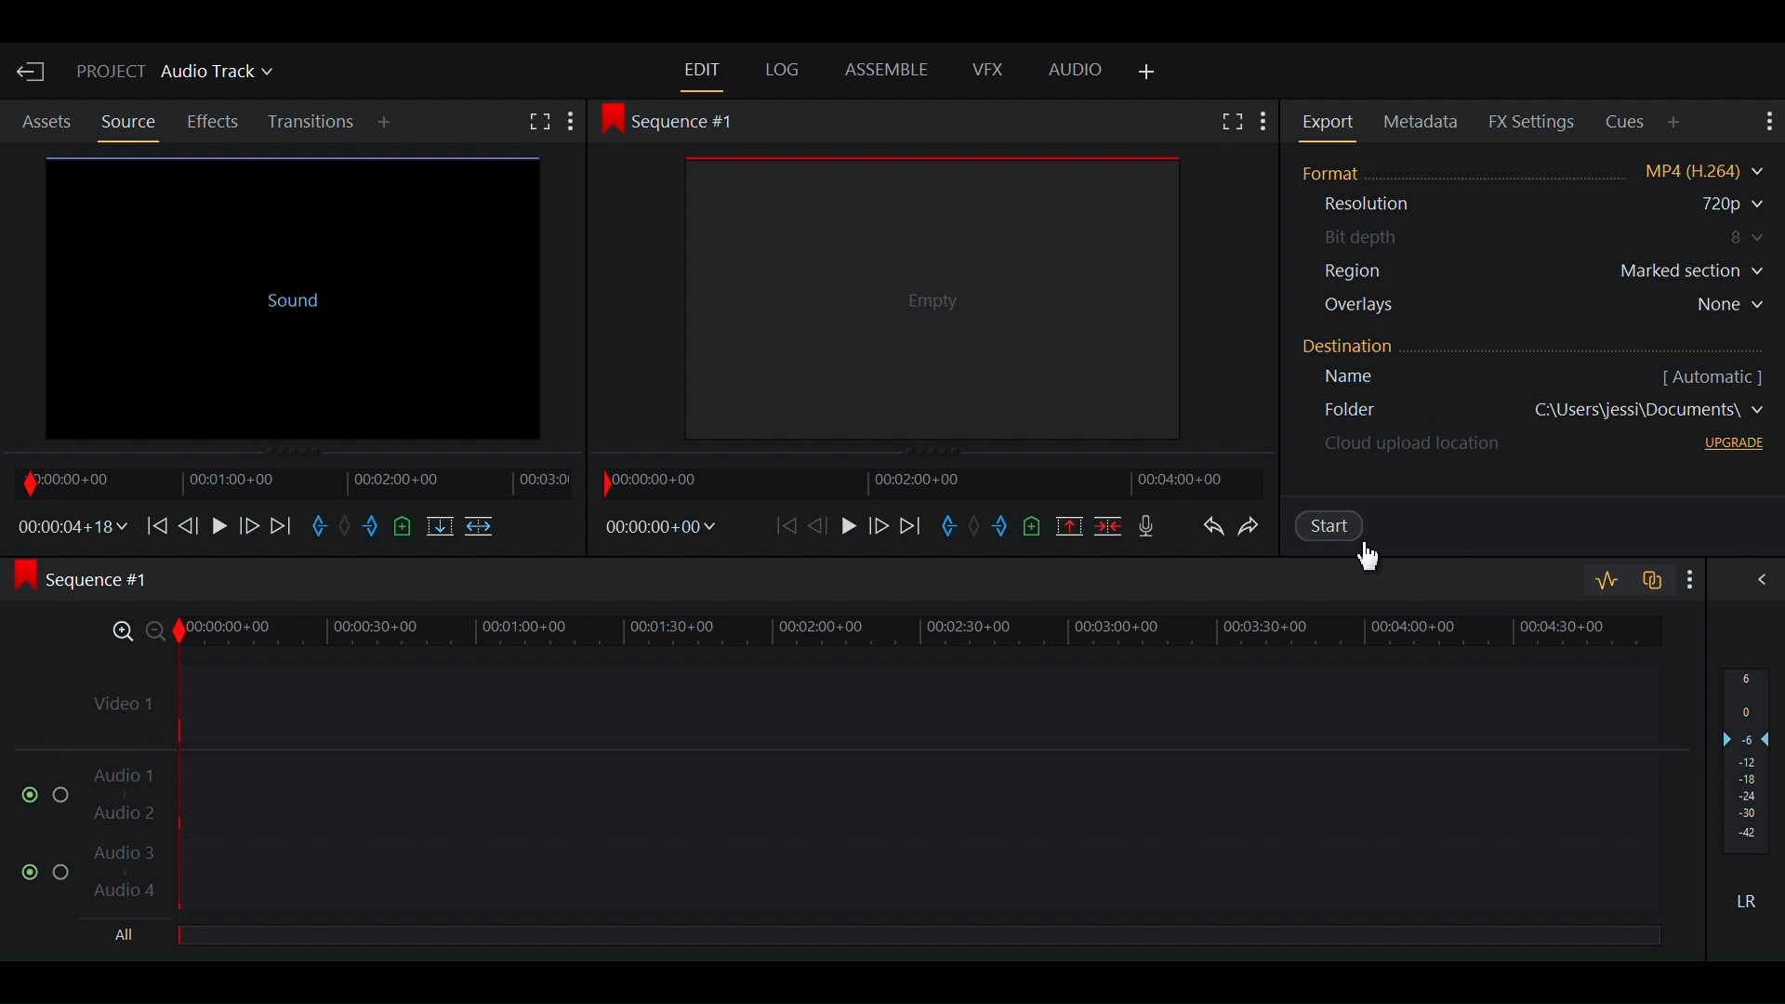  I want to click on Nudge one frame forward, so click(247, 524).